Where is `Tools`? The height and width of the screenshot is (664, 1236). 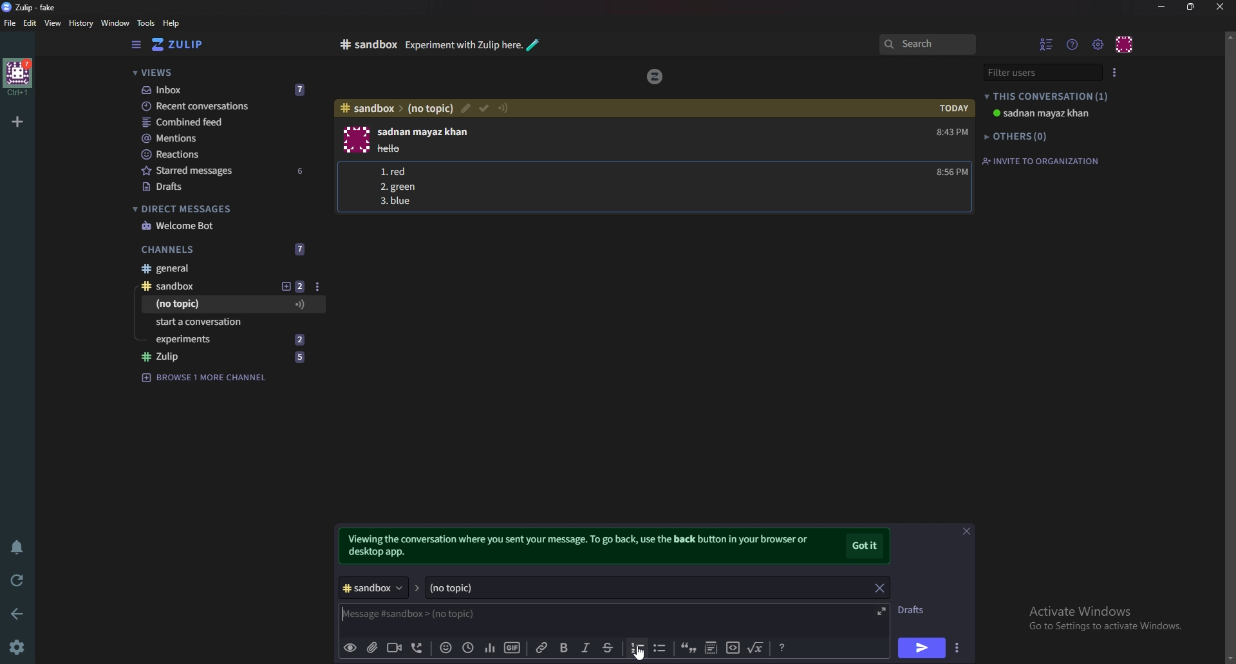
Tools is located at coordinates (145, 23).